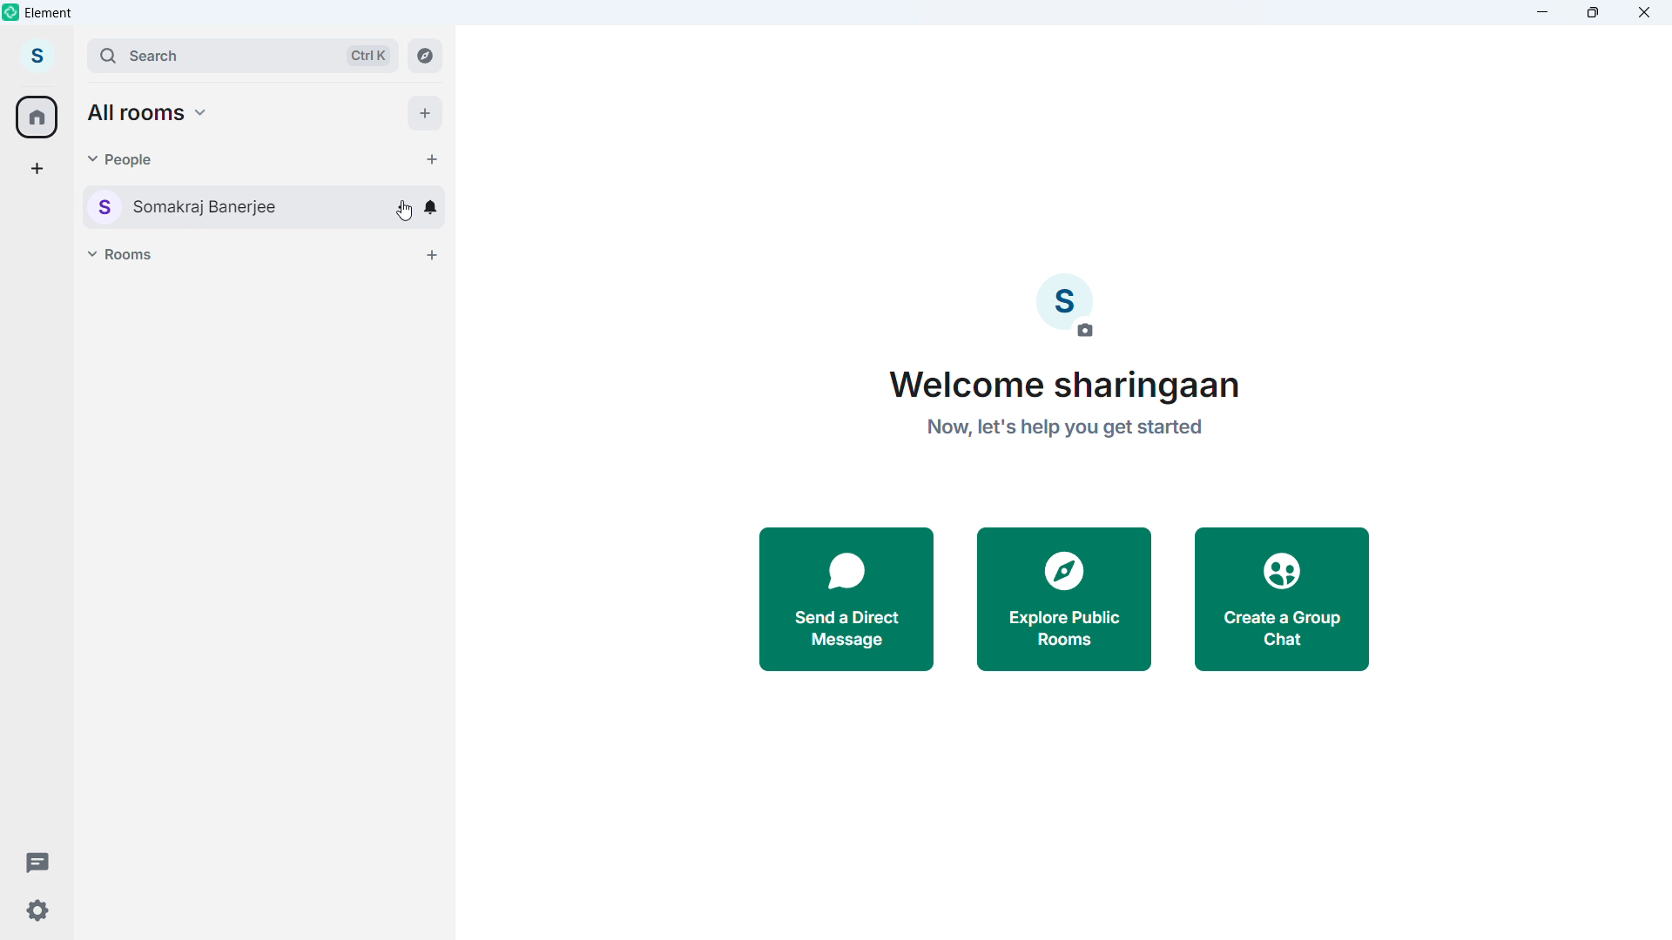 This screenshot has width=1672, height=940. I want to click on Settings , so click(37, 915).